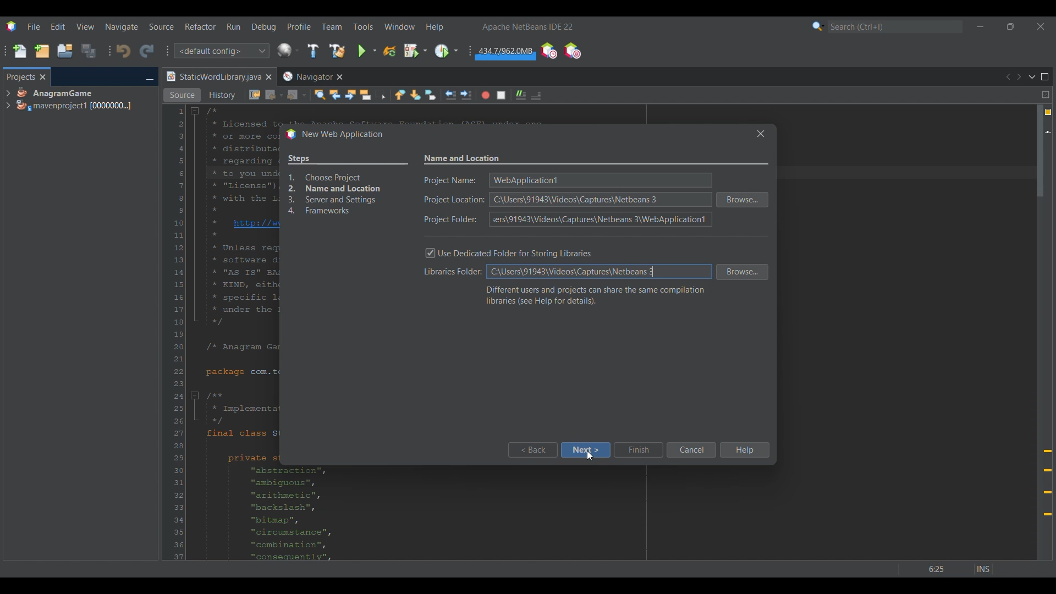 The image size is (1056, 594). I want to click on Toggle for dedicated folder, so click(518, 252).